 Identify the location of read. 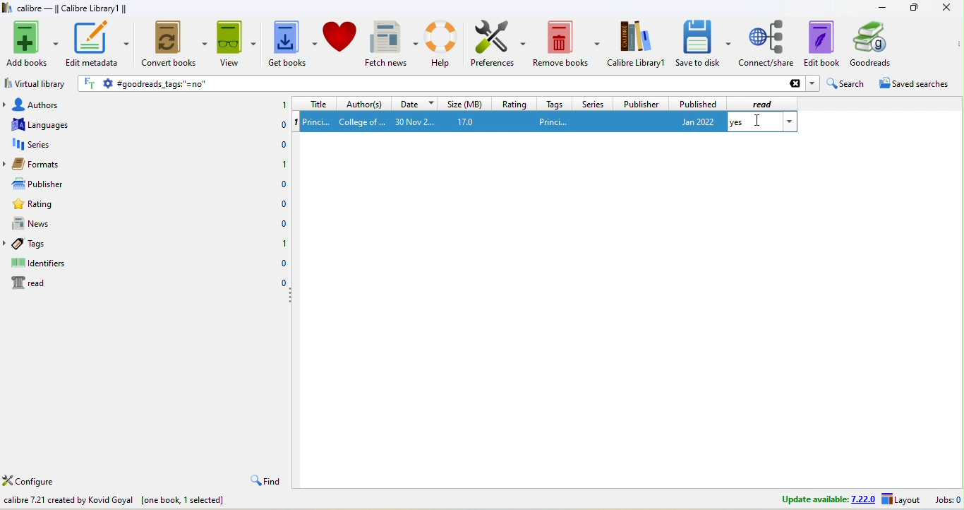
(31, 283).